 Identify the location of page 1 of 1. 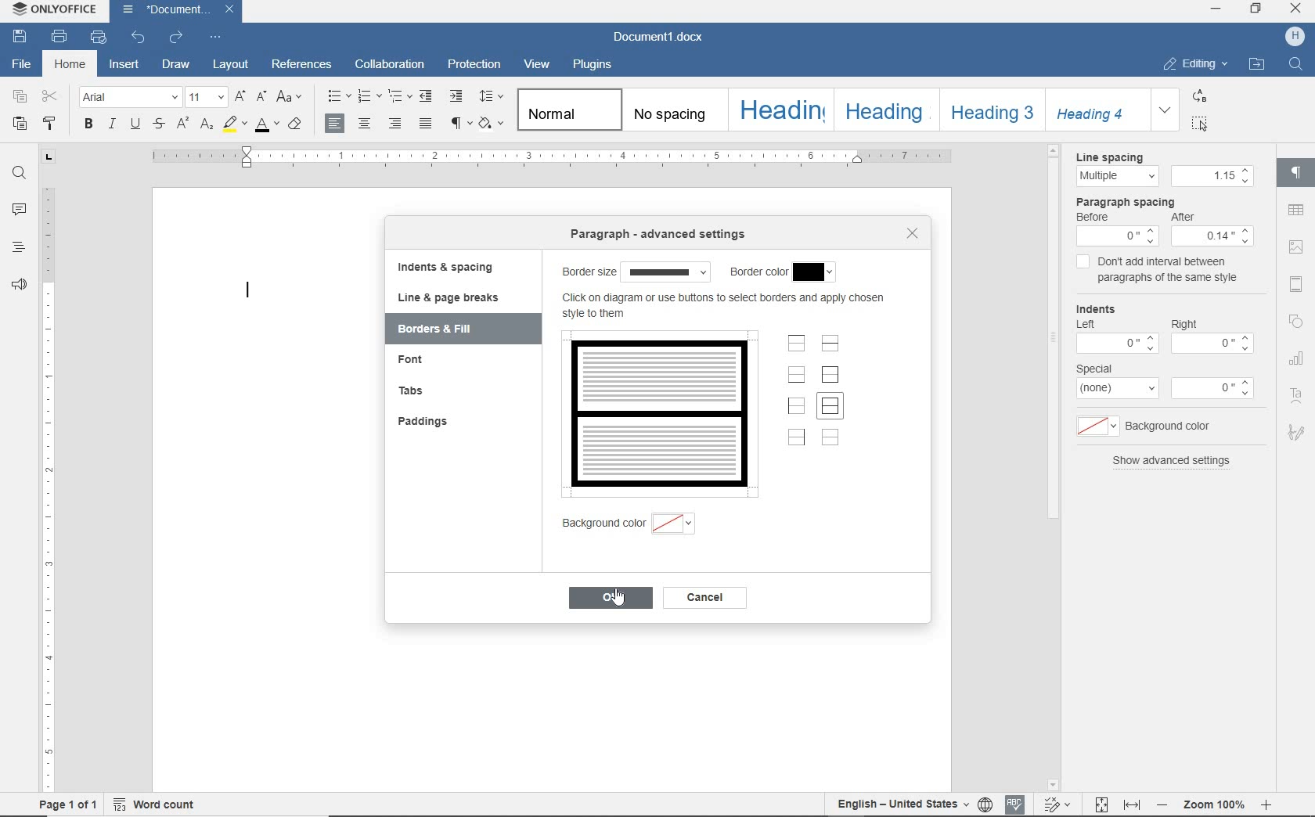
(67, 807).